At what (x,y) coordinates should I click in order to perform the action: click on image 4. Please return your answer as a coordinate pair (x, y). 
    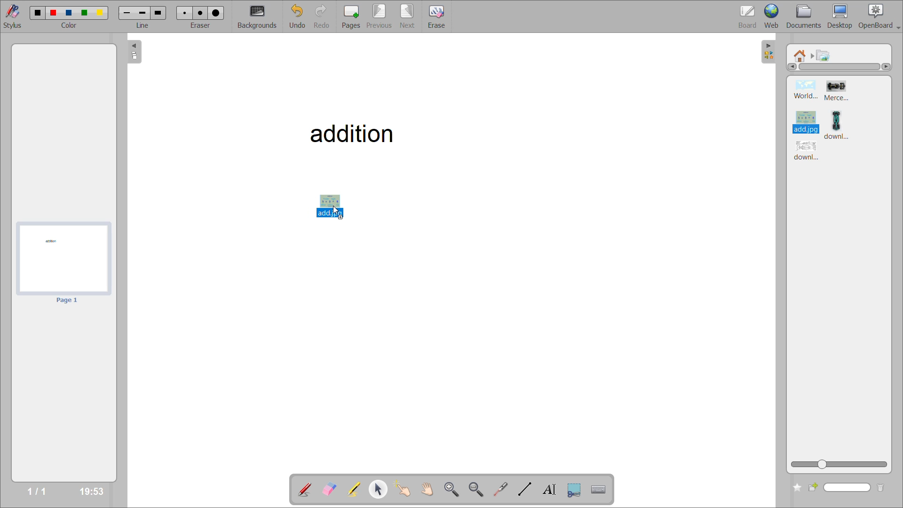
    Looking at the image, I should click on (843, 124).